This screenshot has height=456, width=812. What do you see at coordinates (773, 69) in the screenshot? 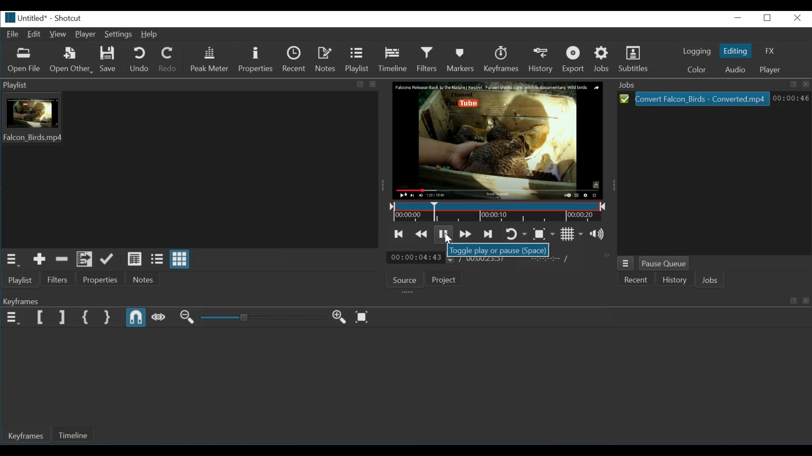
I see `Player` at bounding box center [773, 69].